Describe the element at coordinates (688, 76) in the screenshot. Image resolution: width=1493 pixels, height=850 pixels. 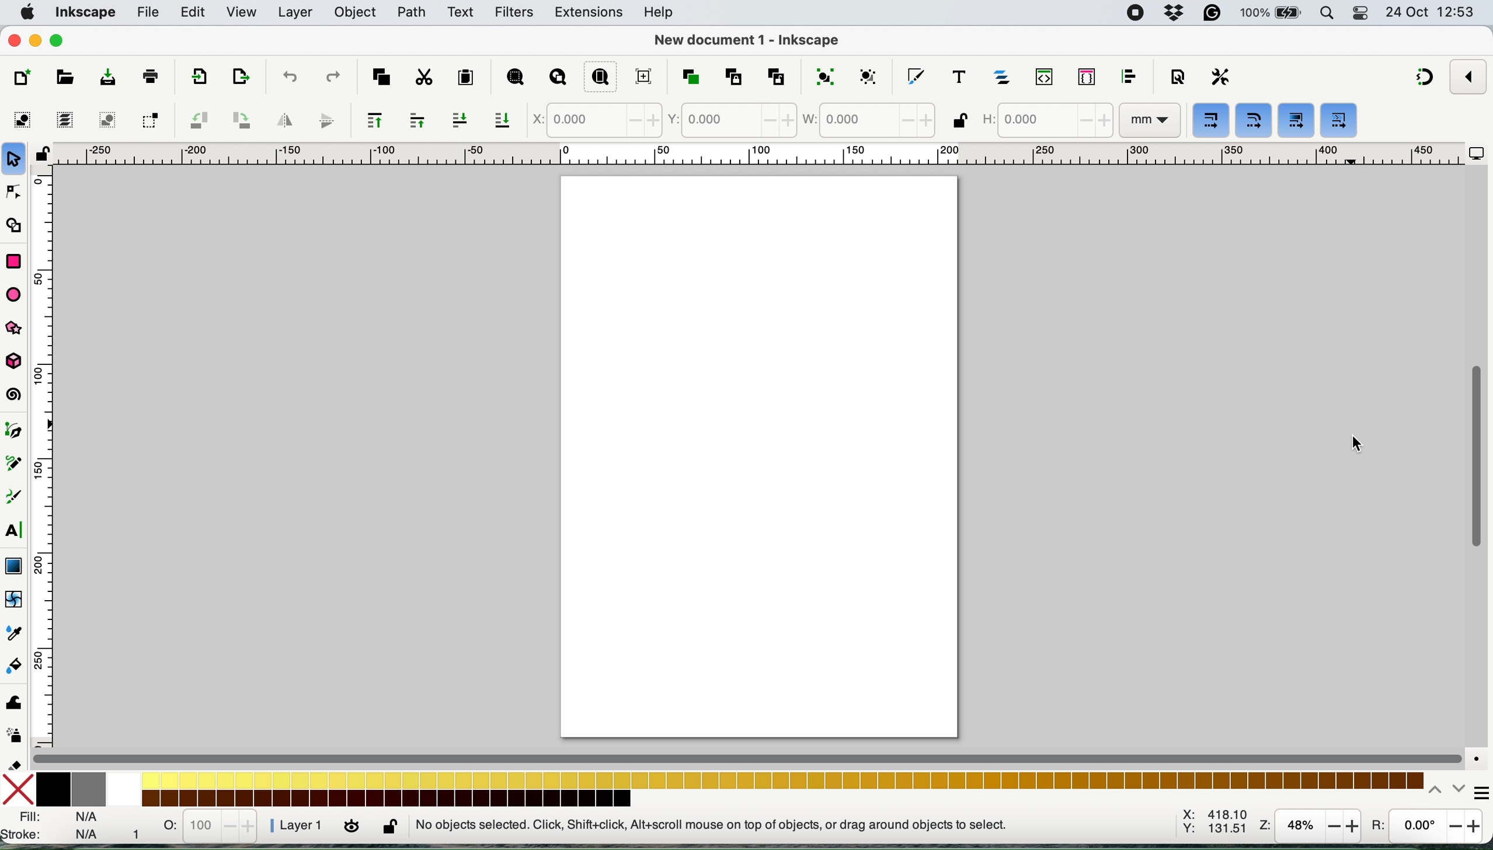
I see `duplicate` at that location.